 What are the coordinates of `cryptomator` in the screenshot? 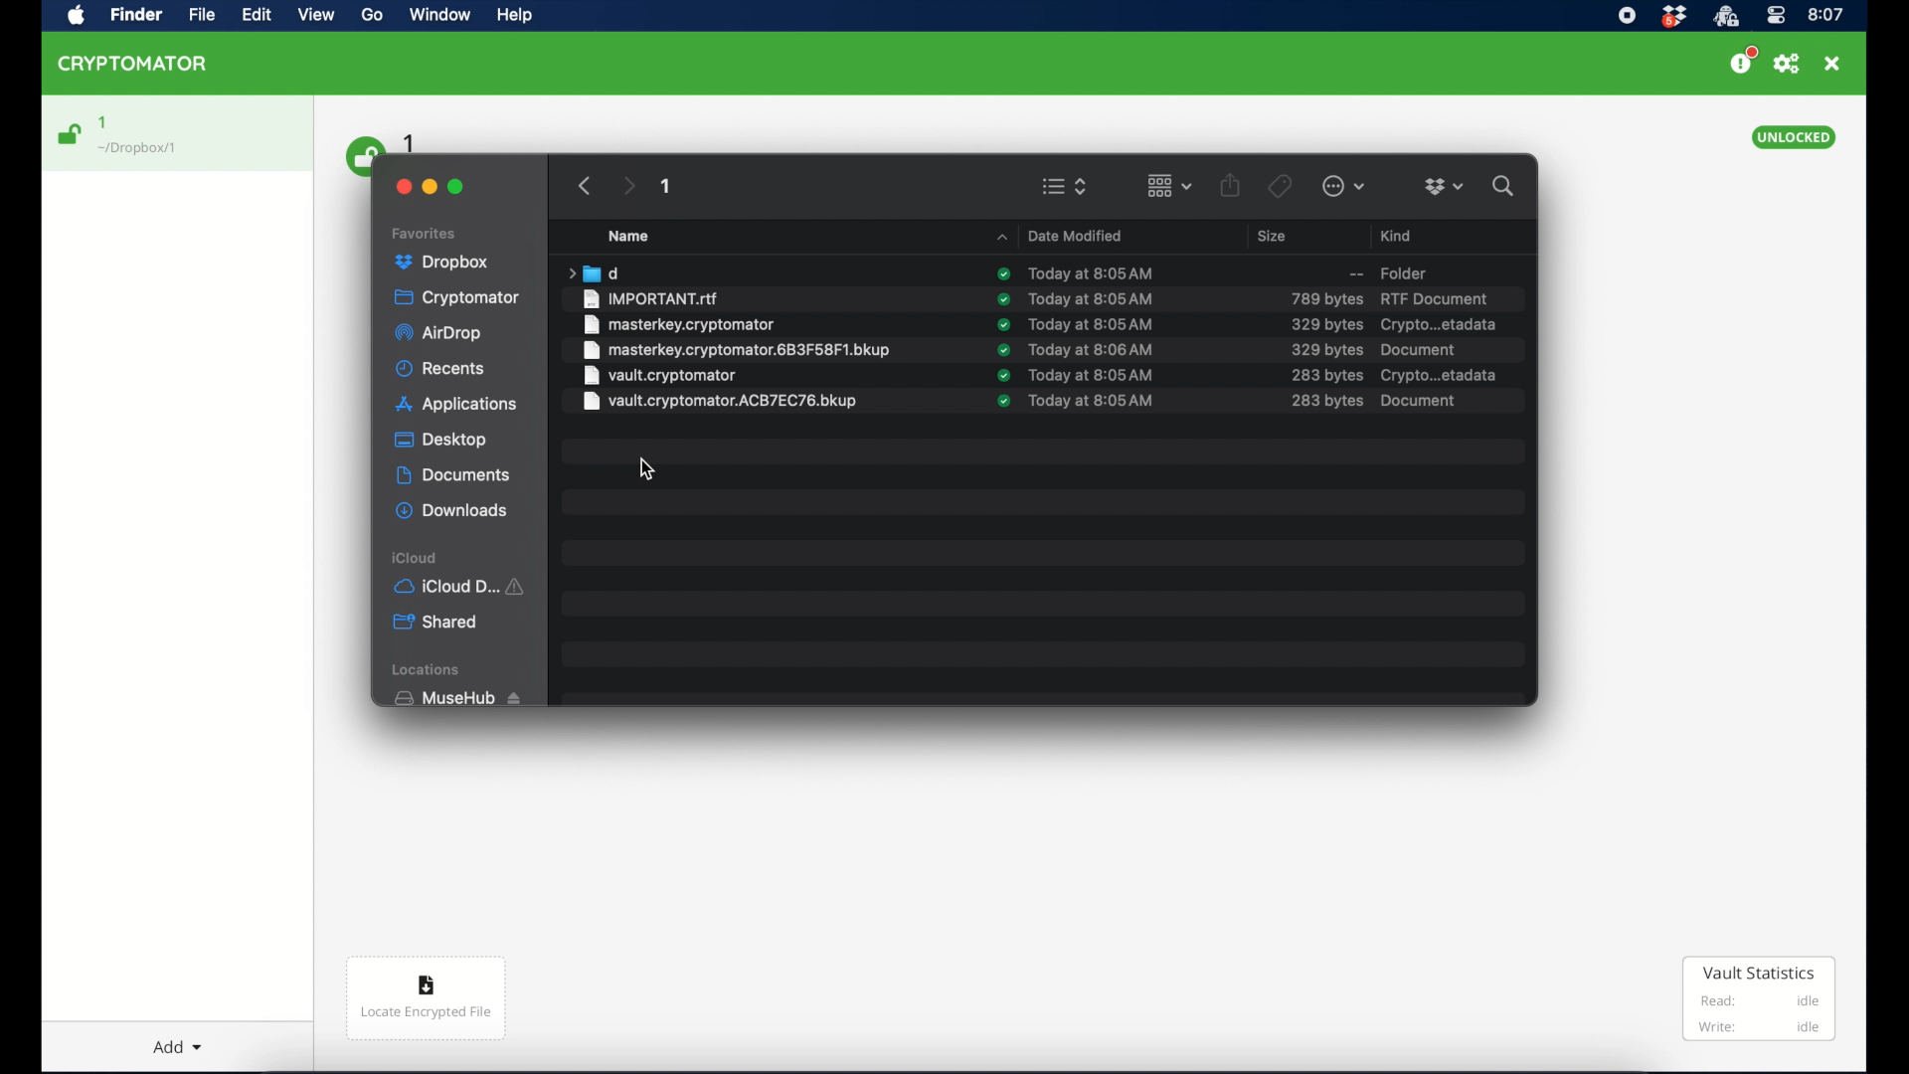 It's located at (458, 298).